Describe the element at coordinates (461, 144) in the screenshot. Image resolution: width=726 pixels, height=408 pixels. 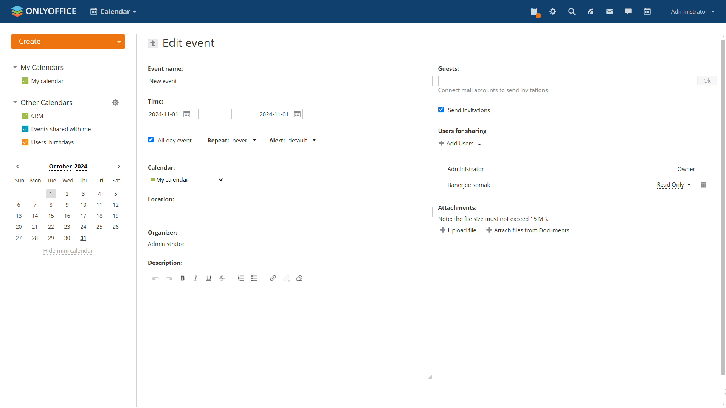
I see `add users` at that location.